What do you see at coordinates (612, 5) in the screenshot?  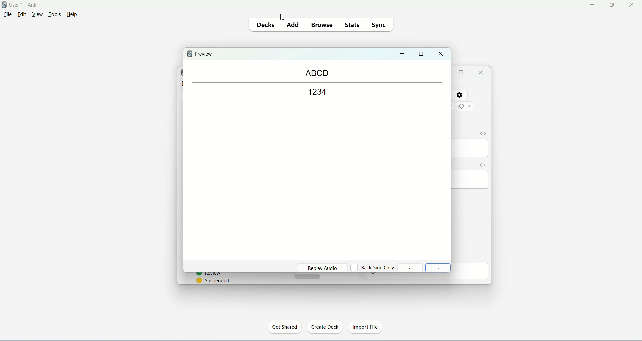 I see `maximize` at bounding box center [612, 5].